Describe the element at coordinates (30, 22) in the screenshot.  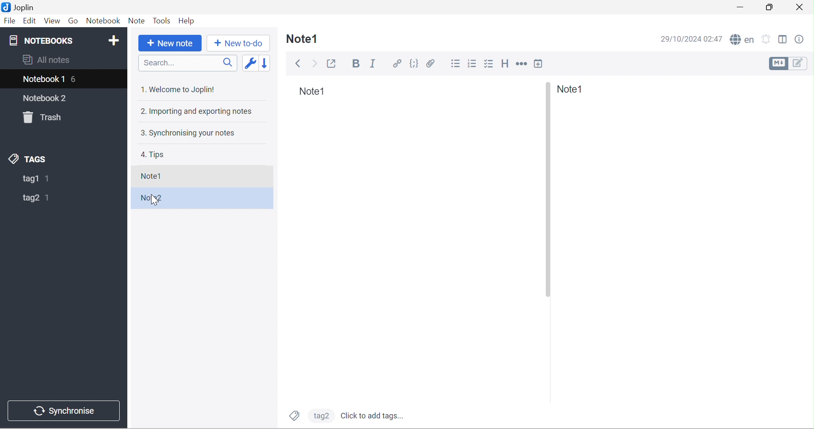
I see `Edit` at that location.